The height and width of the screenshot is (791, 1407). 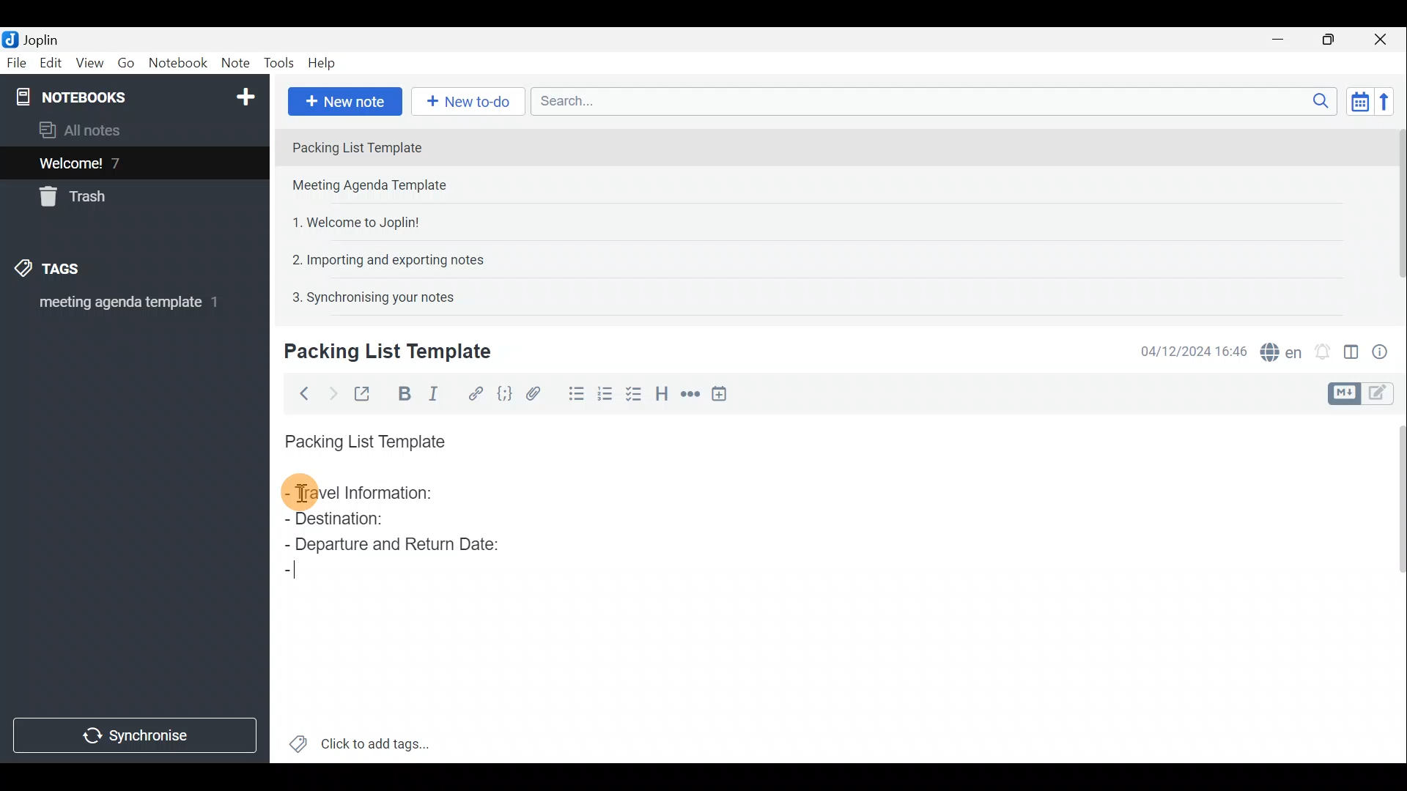 What do you see at coordinates (573, 396) in the screenshot?
I see `Bulleted list` at bounding box center [573, 396].